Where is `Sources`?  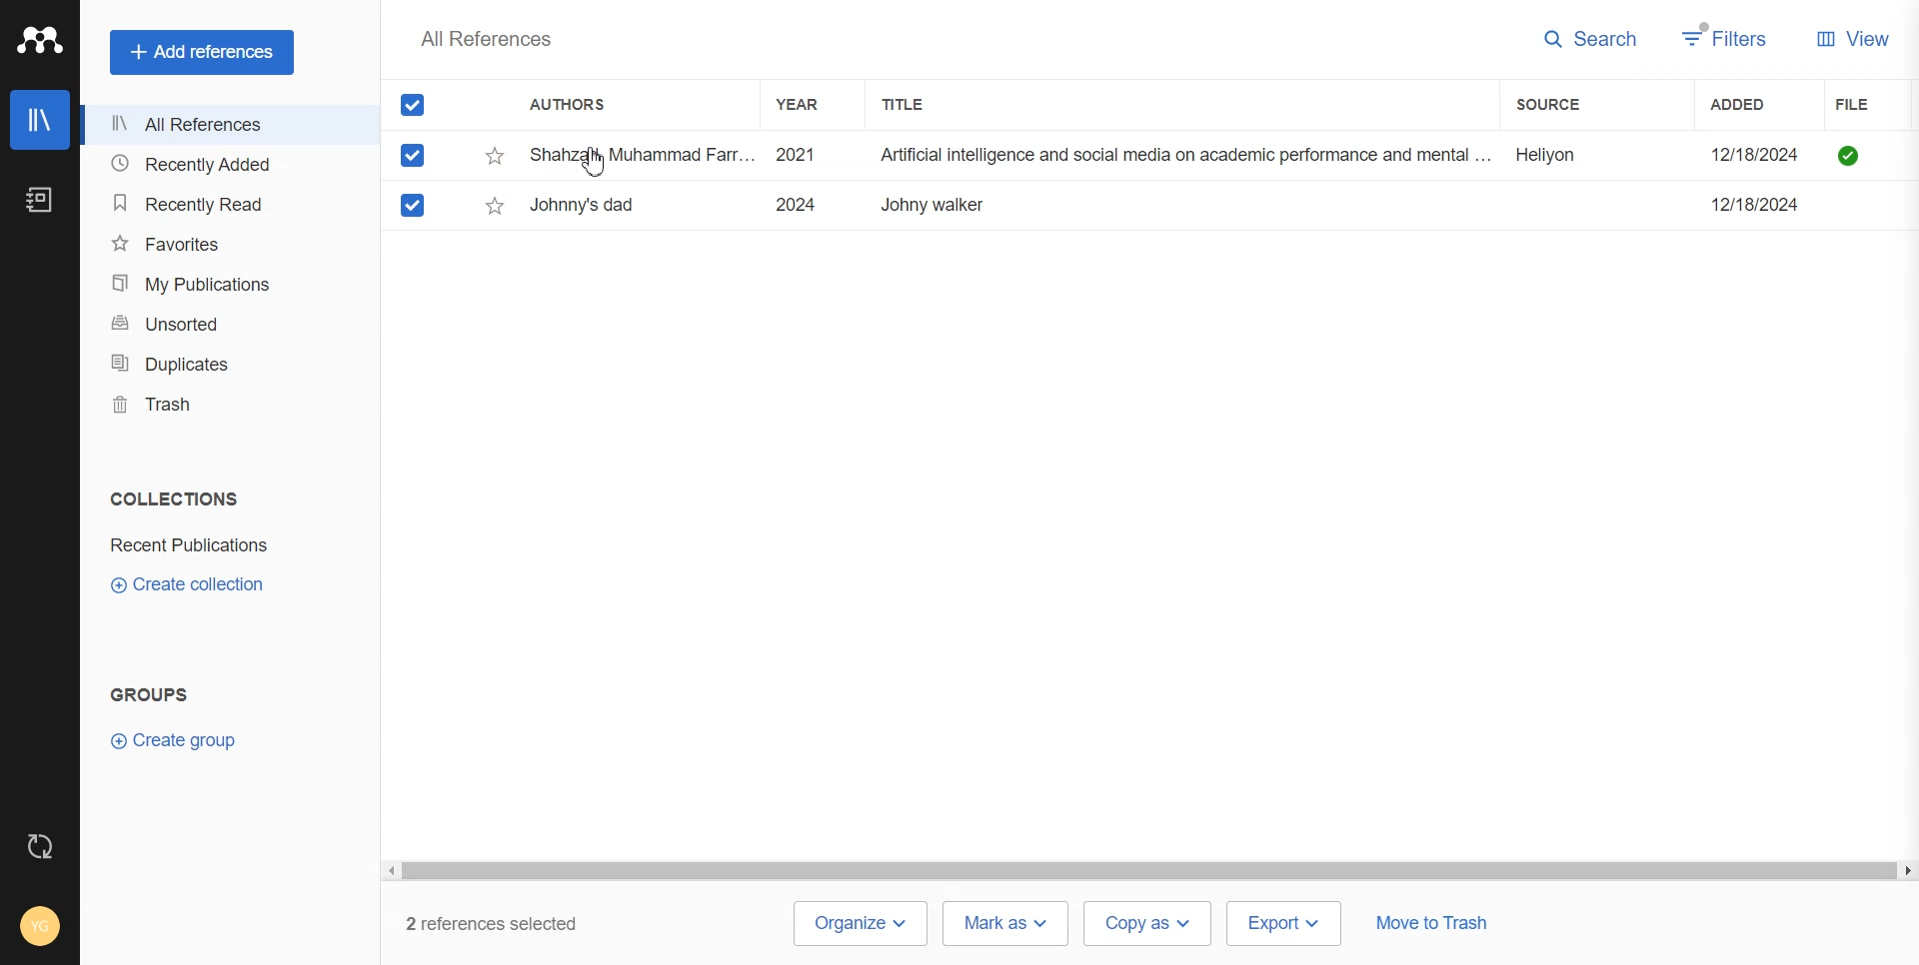
Sources is located at coordinates (1571, 104).